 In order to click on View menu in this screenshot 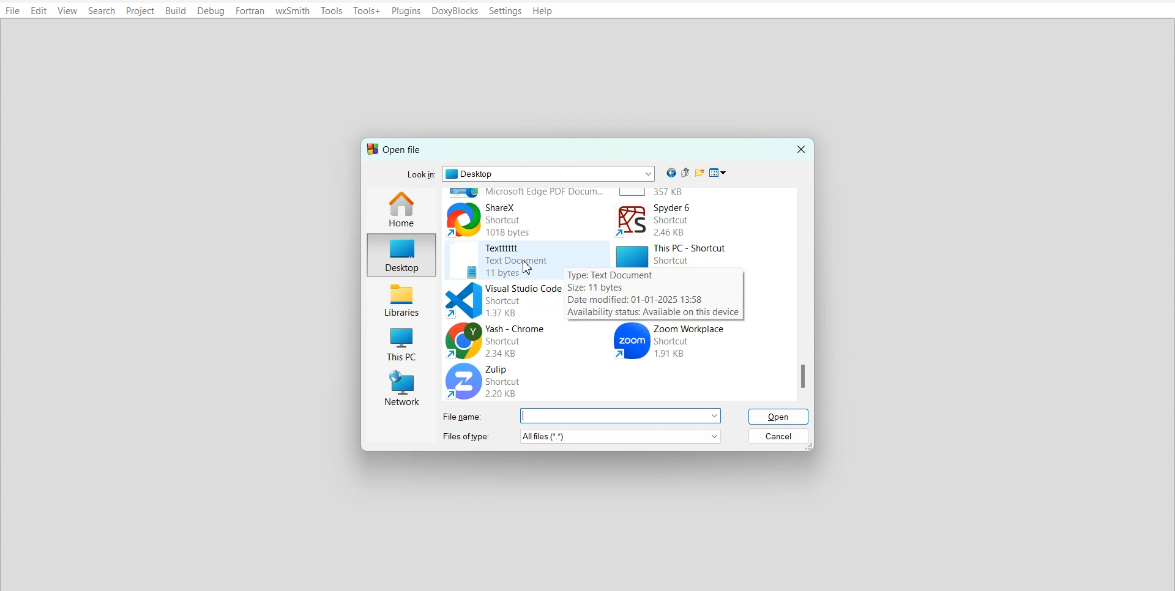, I will do `click(718, 173)`.